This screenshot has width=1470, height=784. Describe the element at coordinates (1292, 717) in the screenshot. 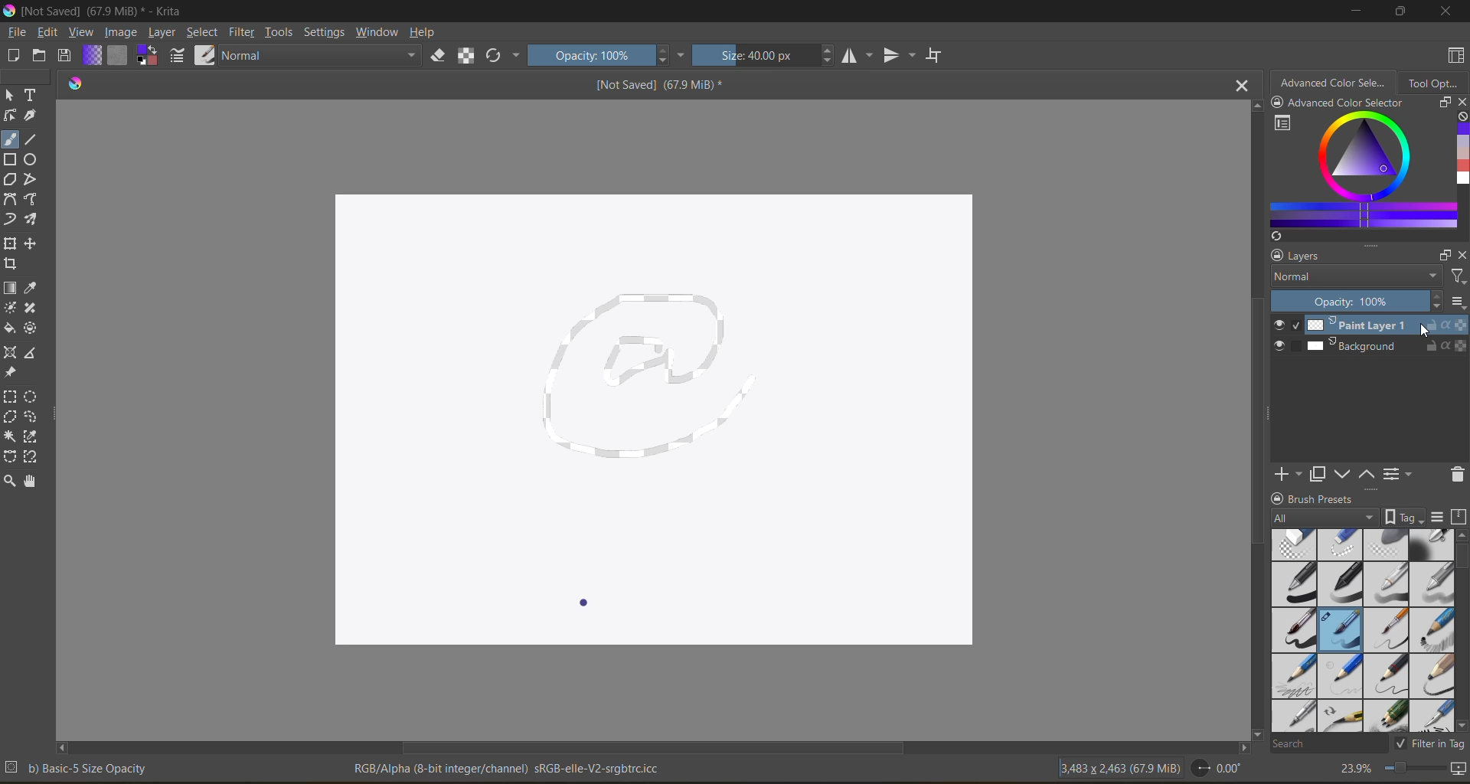

I see `pencil` at that location.